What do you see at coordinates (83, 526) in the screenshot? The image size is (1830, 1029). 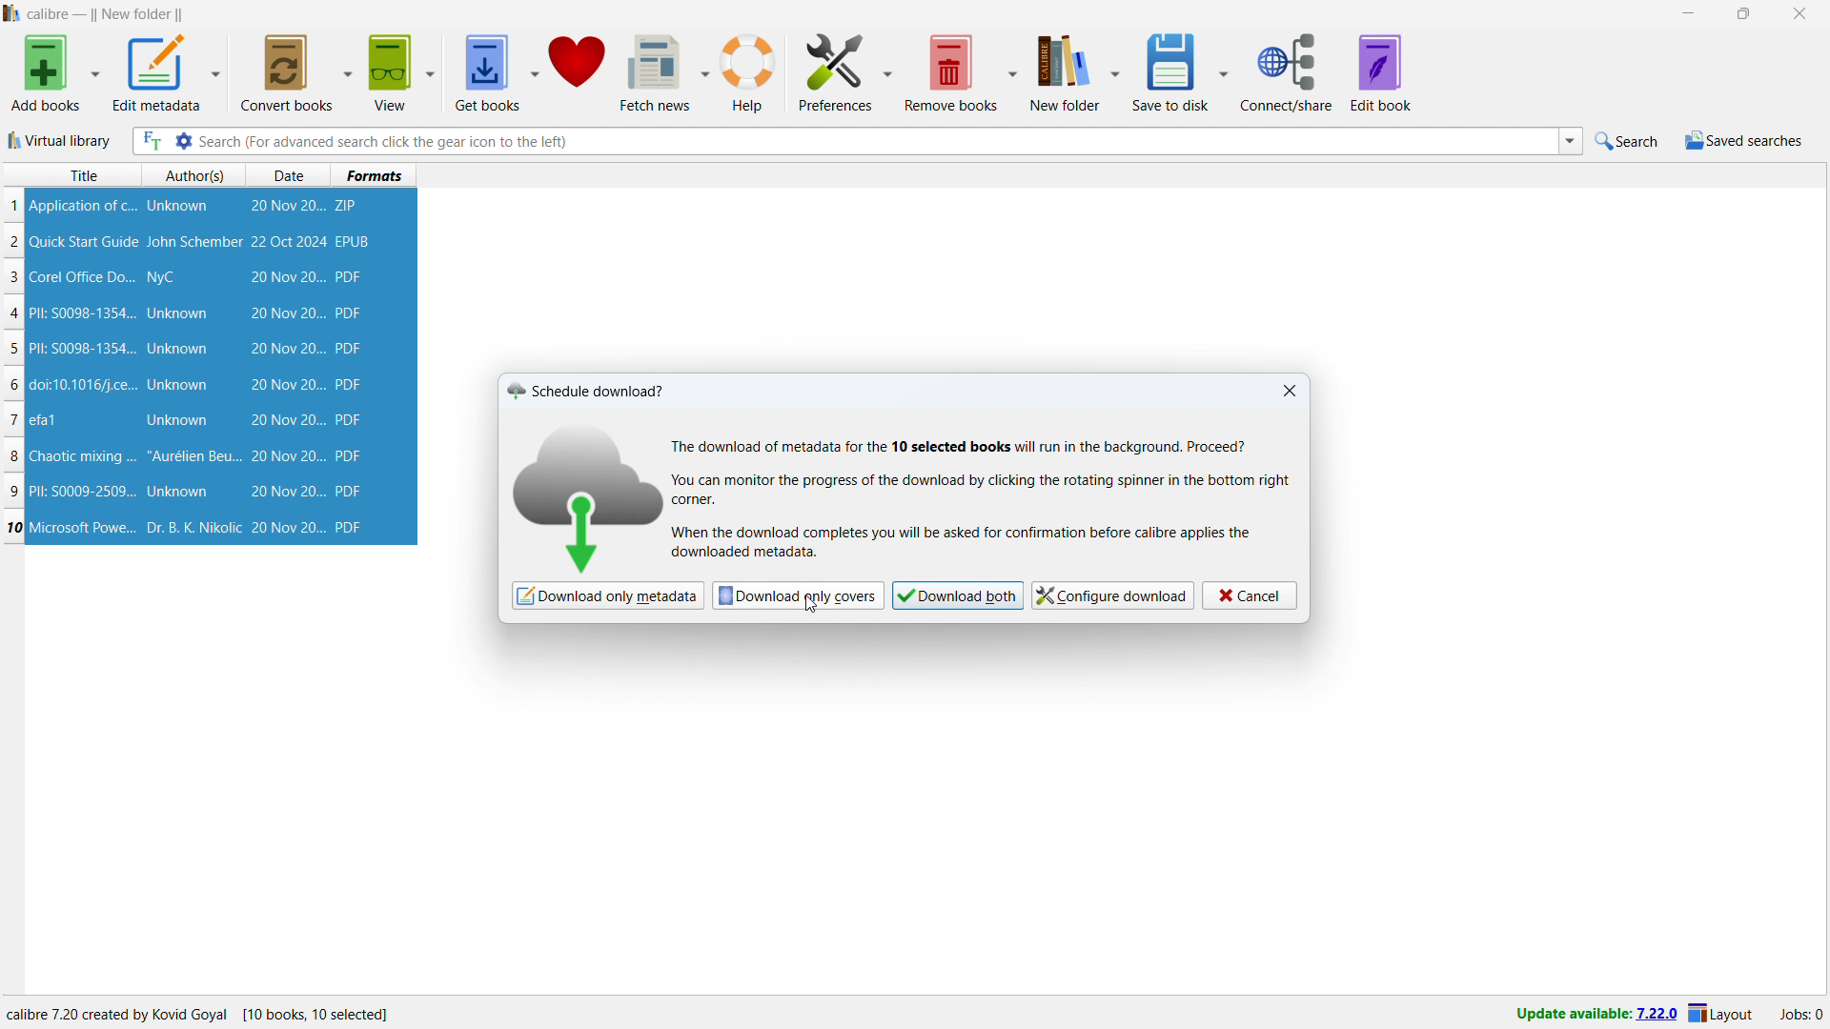 I see `Microsoft Powe...` at bounding box center [83, 526].